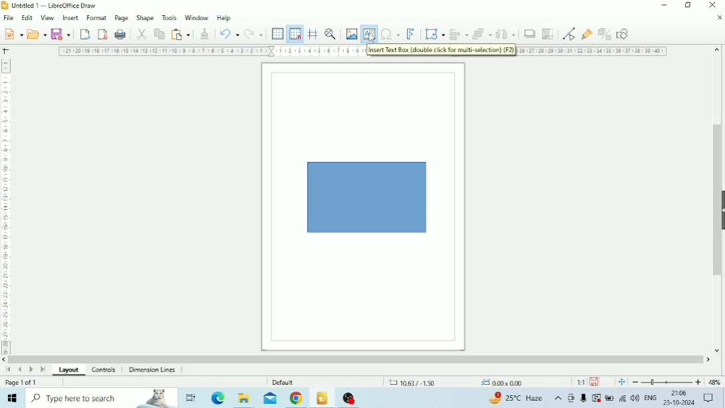 The height and width of the screenshot is (408, 725). I want to click on Export, so click(85, 35).